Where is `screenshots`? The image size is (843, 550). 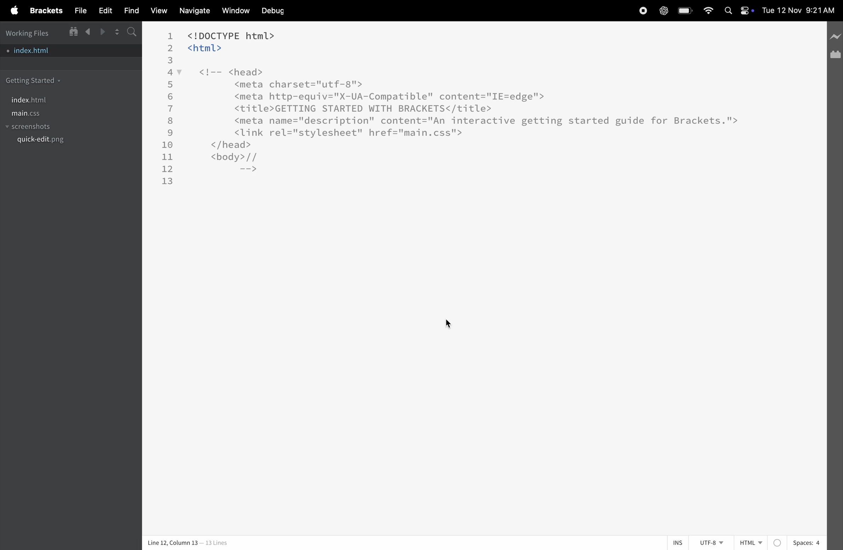 screenshots is located at coordinates (38, 126).